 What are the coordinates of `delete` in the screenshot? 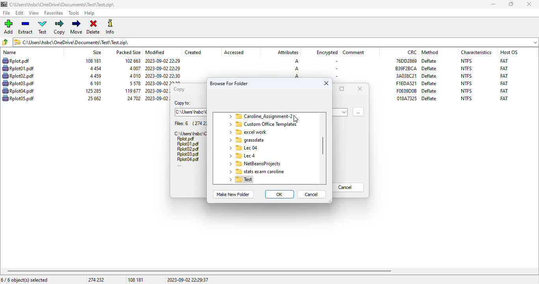 It's located at (93, 27).